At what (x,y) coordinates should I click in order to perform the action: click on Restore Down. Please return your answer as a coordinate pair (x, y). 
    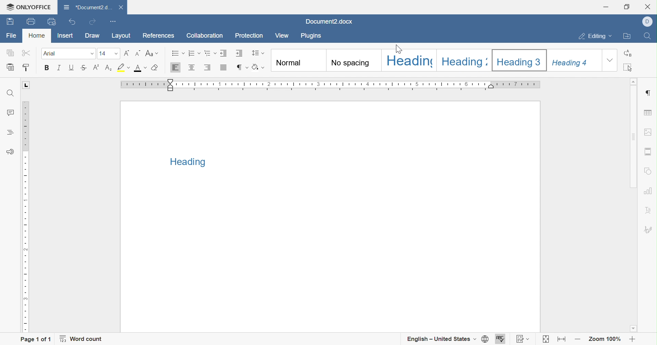
    Looking at the image, I should click on (625, 7).